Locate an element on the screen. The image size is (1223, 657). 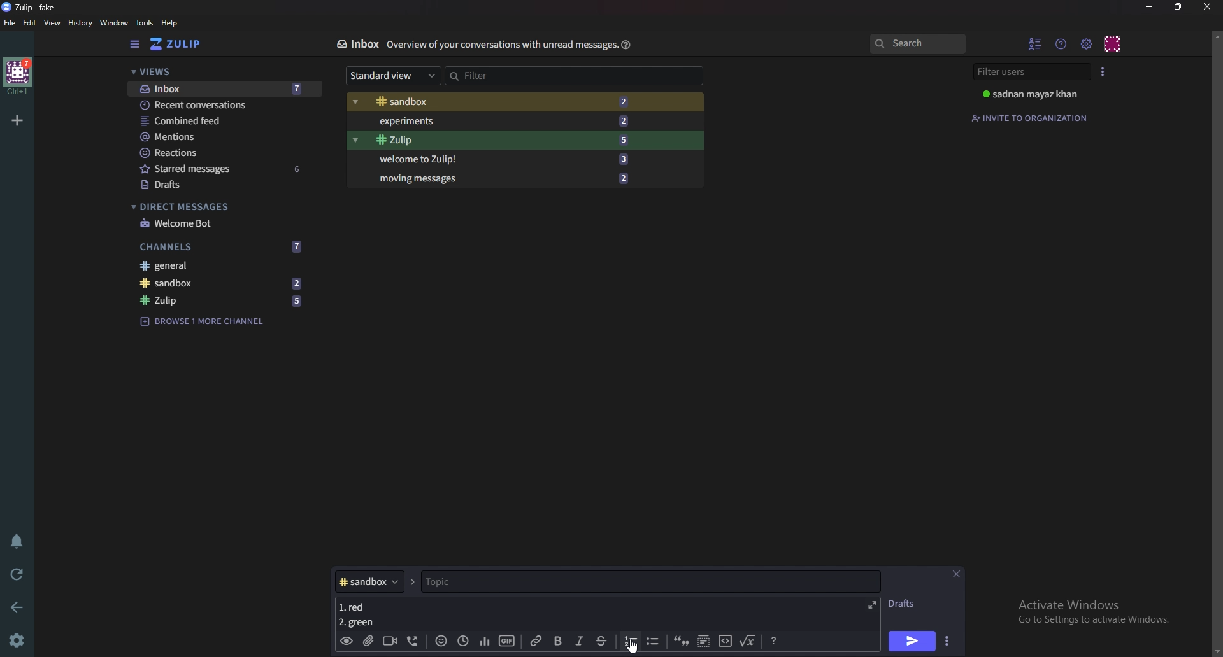
Spoiler is located at coordinates (702, 642).